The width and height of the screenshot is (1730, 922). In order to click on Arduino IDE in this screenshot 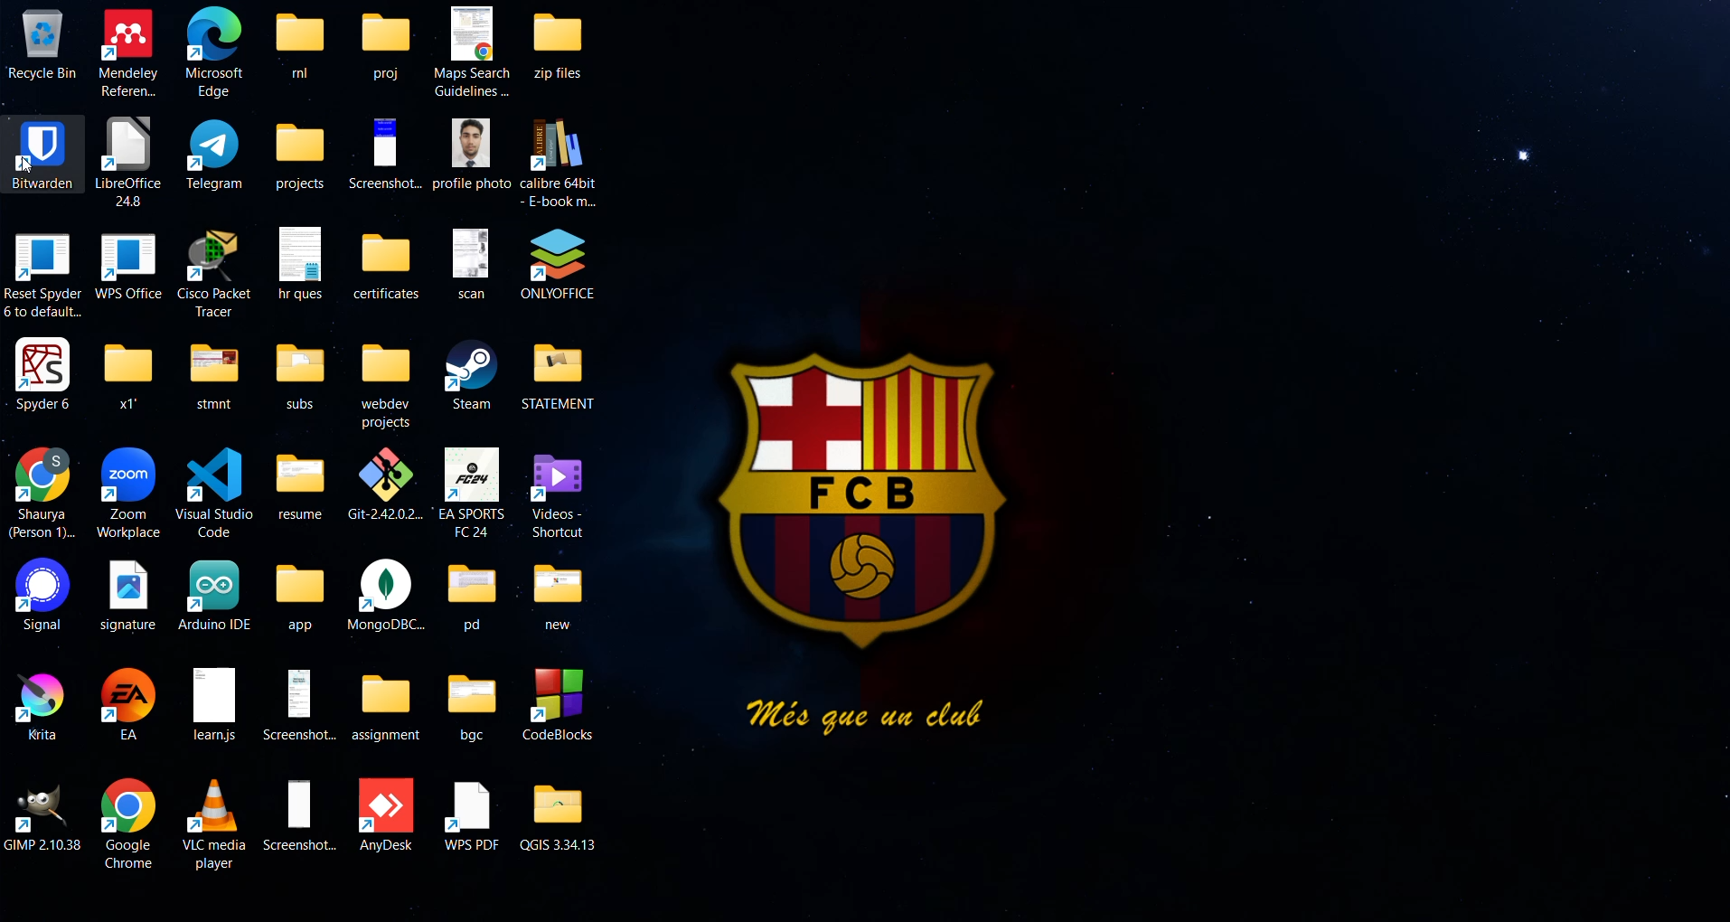, I will do `click(215, 594)`.